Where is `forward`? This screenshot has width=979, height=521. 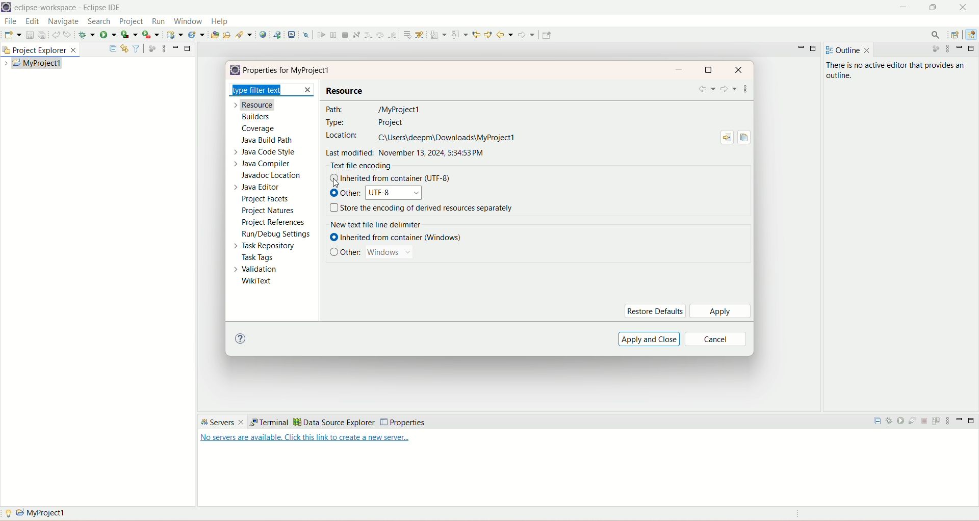
forward is located at coordinates (527, 35).